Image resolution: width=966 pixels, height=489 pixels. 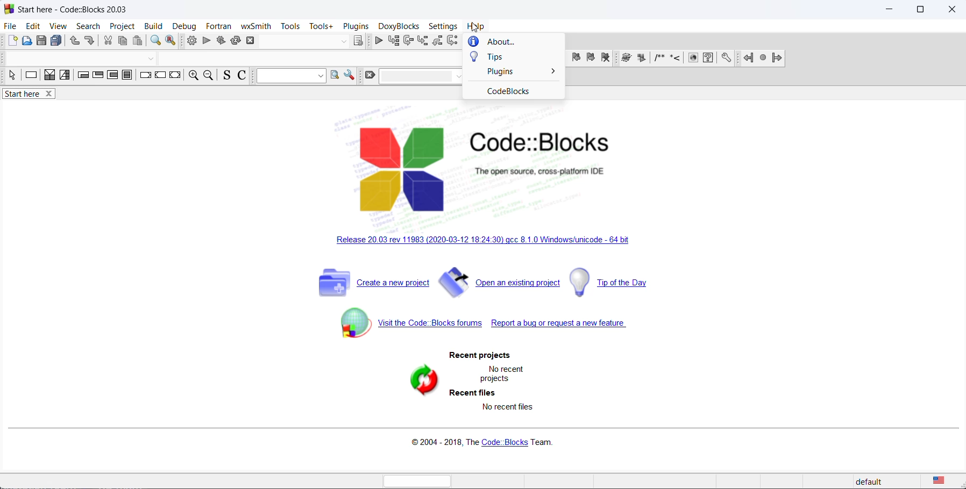 What do you see at coordinates (577, 57) in the screenshot?
I see `previous bookmark` at bounding box center [577, 57].